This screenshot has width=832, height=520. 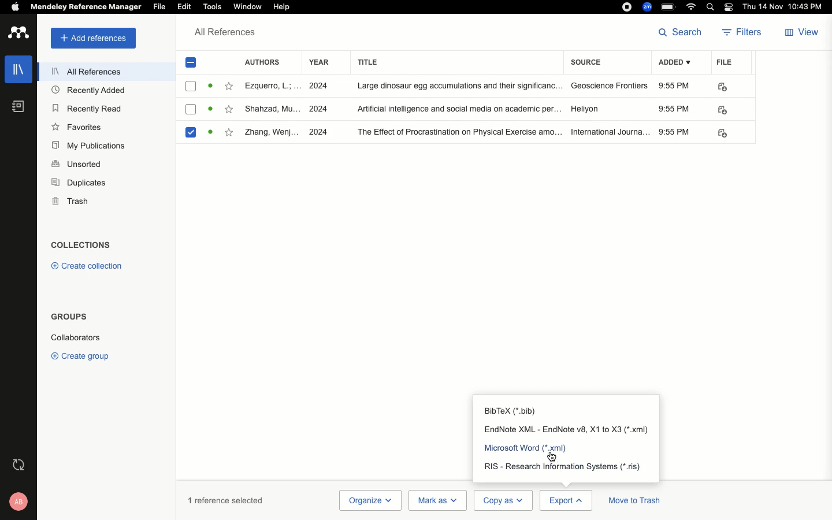 I want to click on Notification, so click(x=730, y=7).